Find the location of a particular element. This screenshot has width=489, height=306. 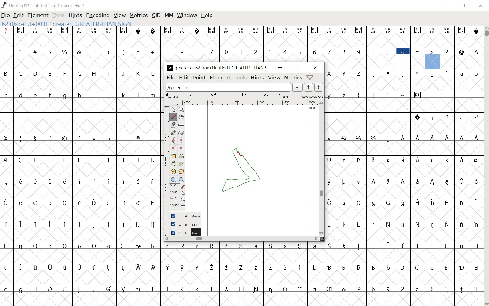

skew the selection is located at coordinates (181, 164).